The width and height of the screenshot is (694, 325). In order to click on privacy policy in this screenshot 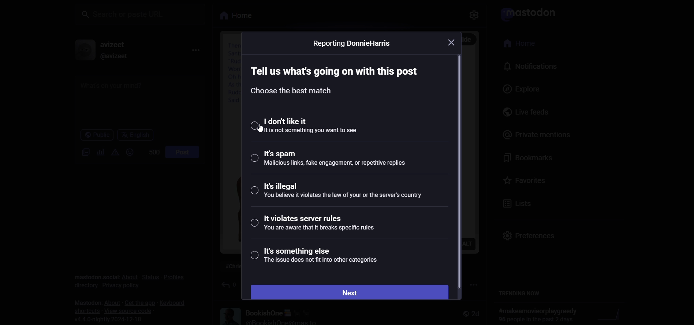, I will do `click(120, 288)`.